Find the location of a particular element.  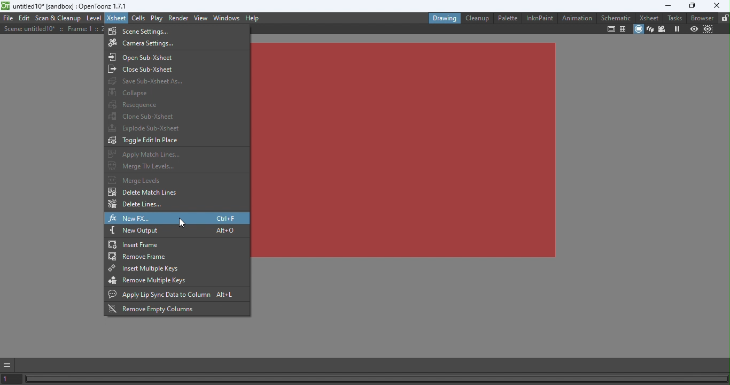

Tasks is located at coordinates (672, 18).